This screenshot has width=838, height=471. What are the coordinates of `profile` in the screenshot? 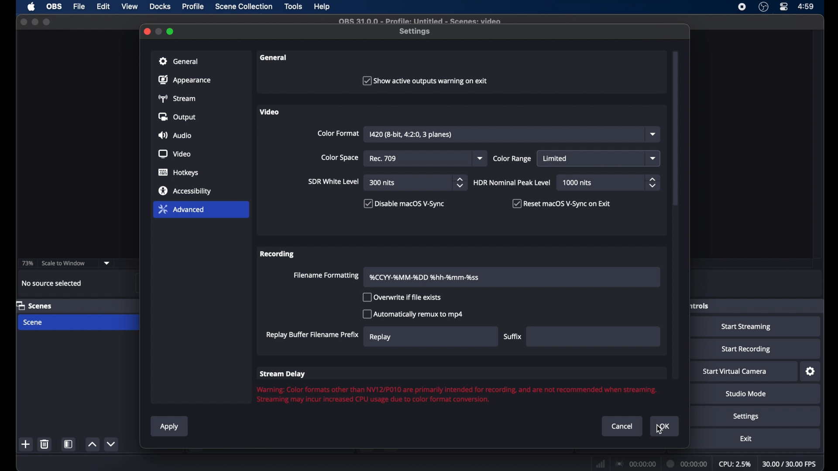 It's located at (194, 7).